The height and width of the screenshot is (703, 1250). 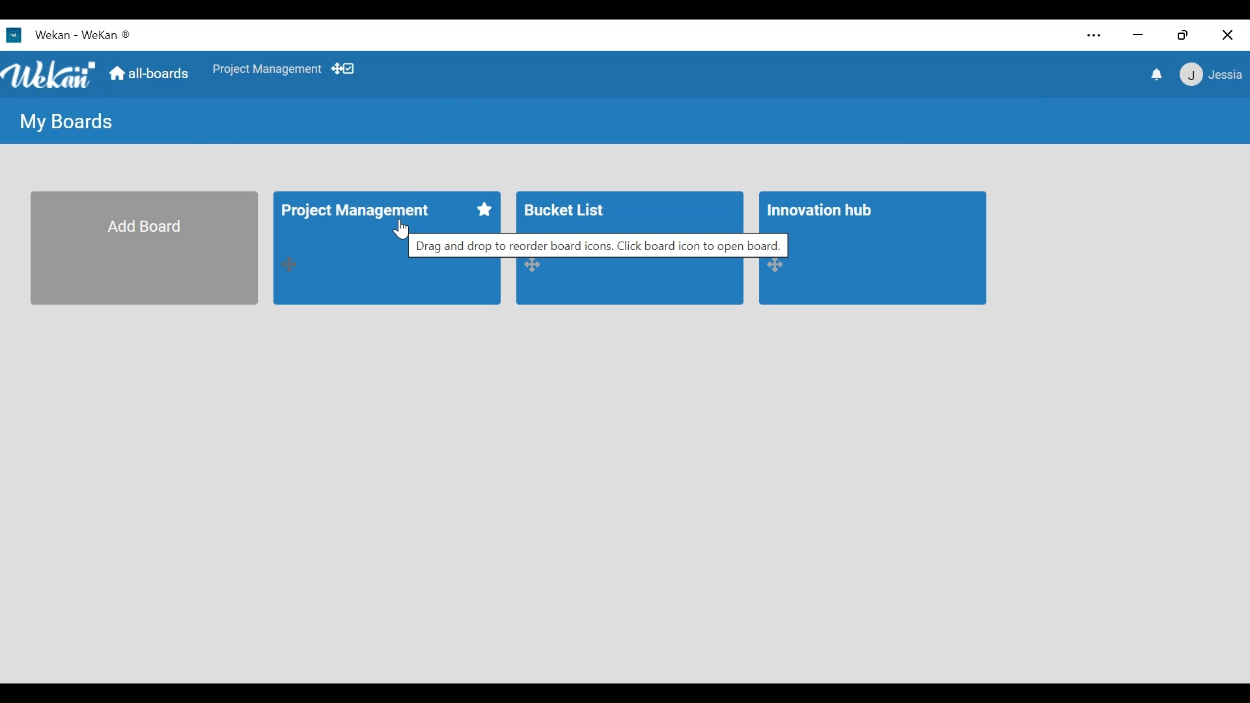 I want to click on Drag and drop to reorder board icons, so click(x=598, y=244).